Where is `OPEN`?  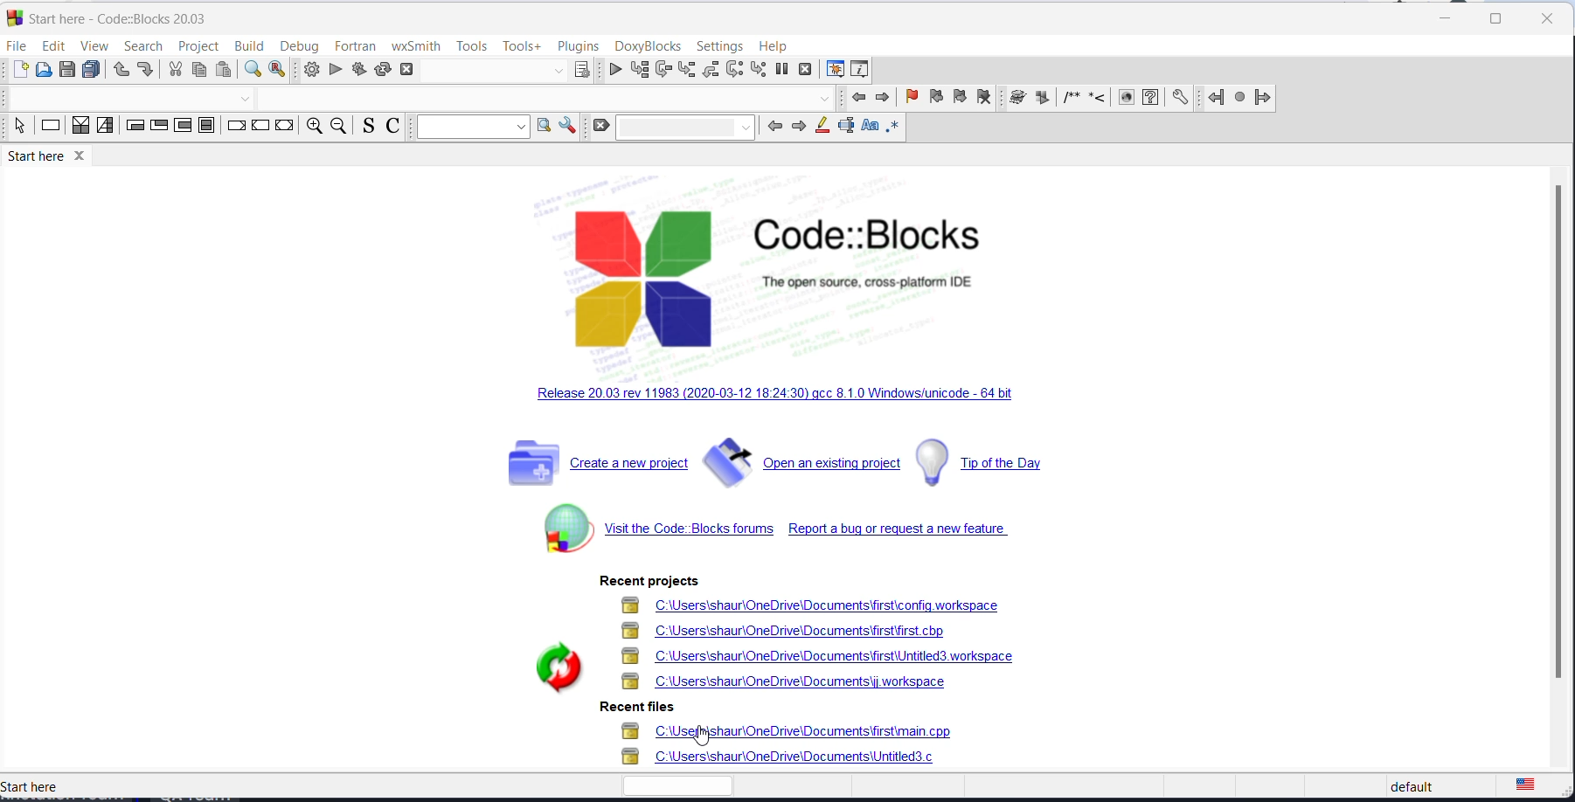 OPEN is located at coordinates (42, 69).